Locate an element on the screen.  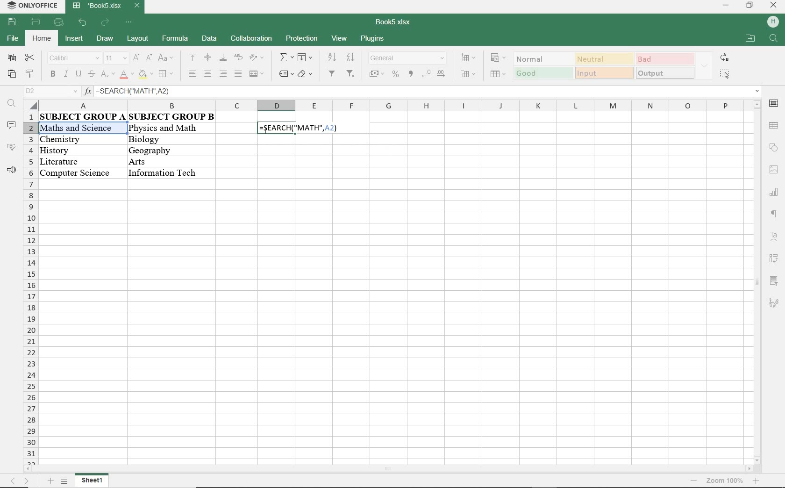
change decimal is located at coordinates (433, 73).